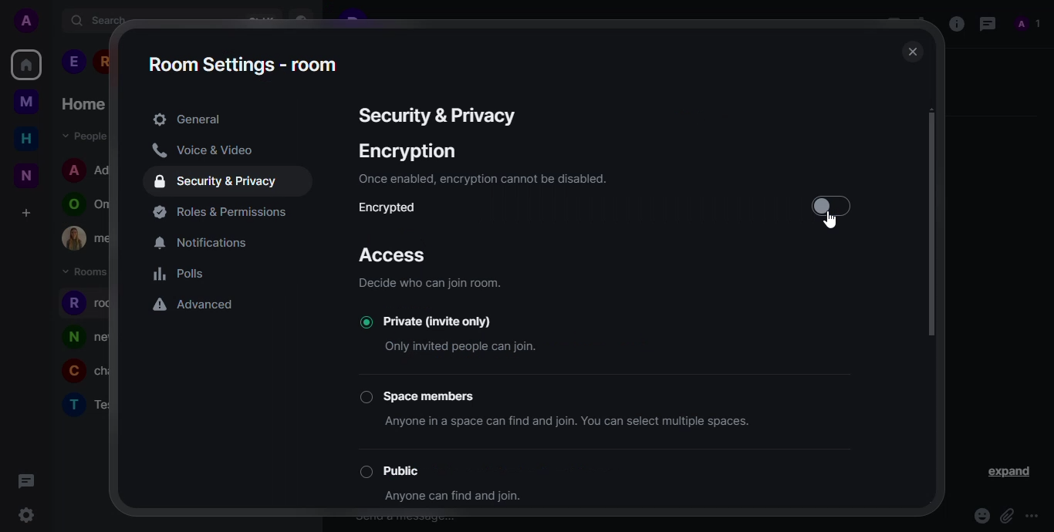  I want to click on security, so click(434, 116).